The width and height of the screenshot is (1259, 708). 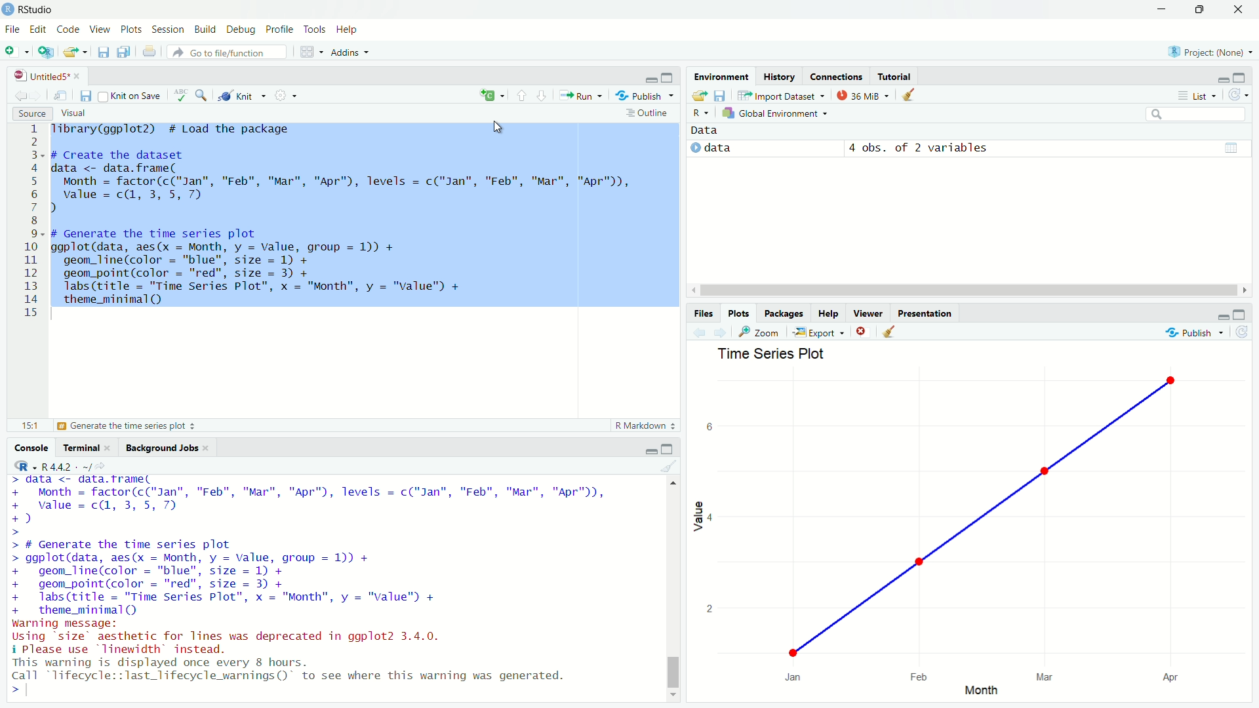 I want to click on maximize, so click(x=1246, y=76).